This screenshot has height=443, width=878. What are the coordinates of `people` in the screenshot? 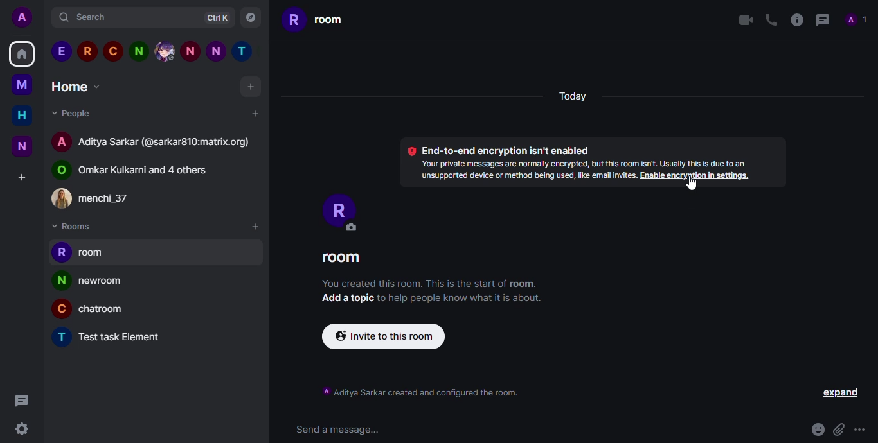 It's located at (71, 112).